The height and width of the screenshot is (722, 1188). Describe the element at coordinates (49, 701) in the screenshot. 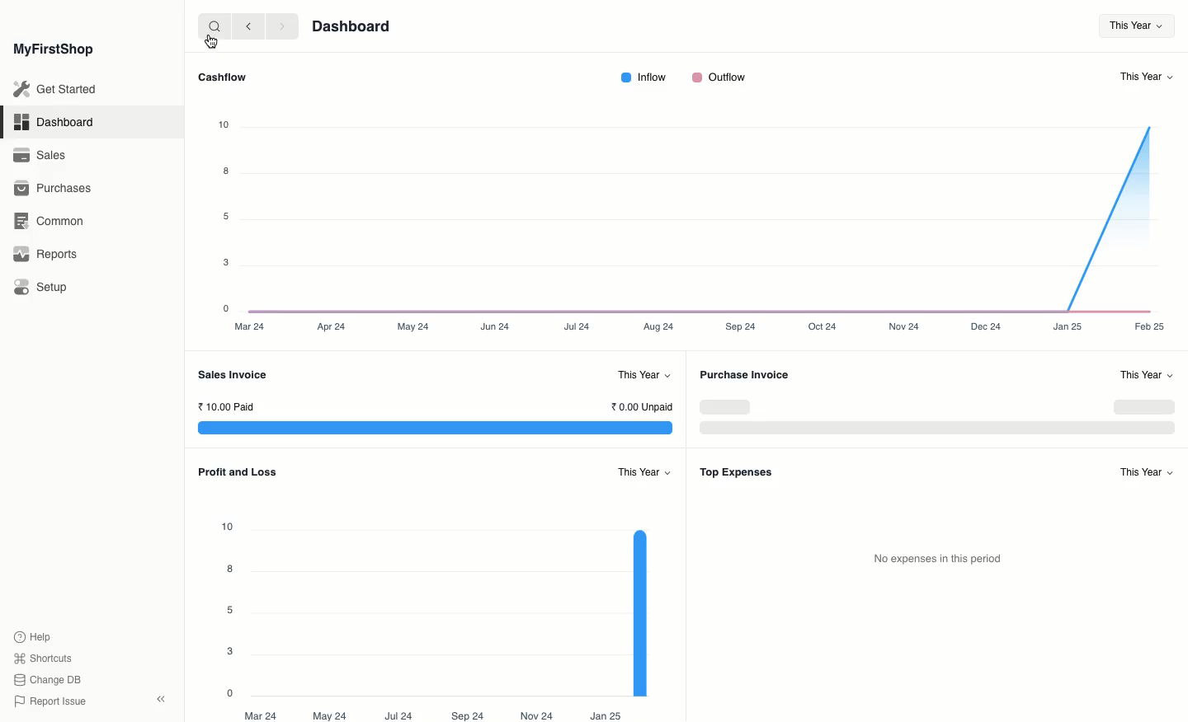

I see `Report Issue` at that location.